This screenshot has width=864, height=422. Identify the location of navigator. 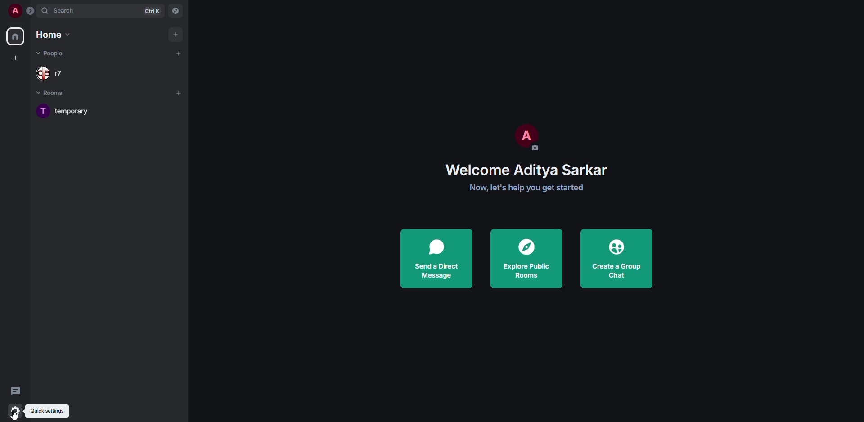
(176, 10).